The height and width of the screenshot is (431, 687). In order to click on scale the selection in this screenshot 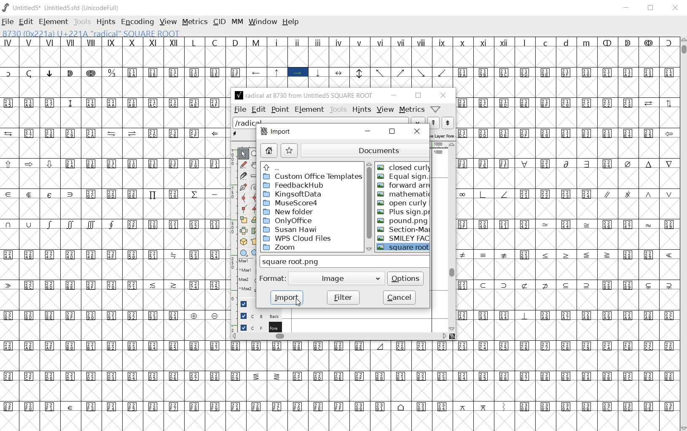, I will do `click(243, 219)`.